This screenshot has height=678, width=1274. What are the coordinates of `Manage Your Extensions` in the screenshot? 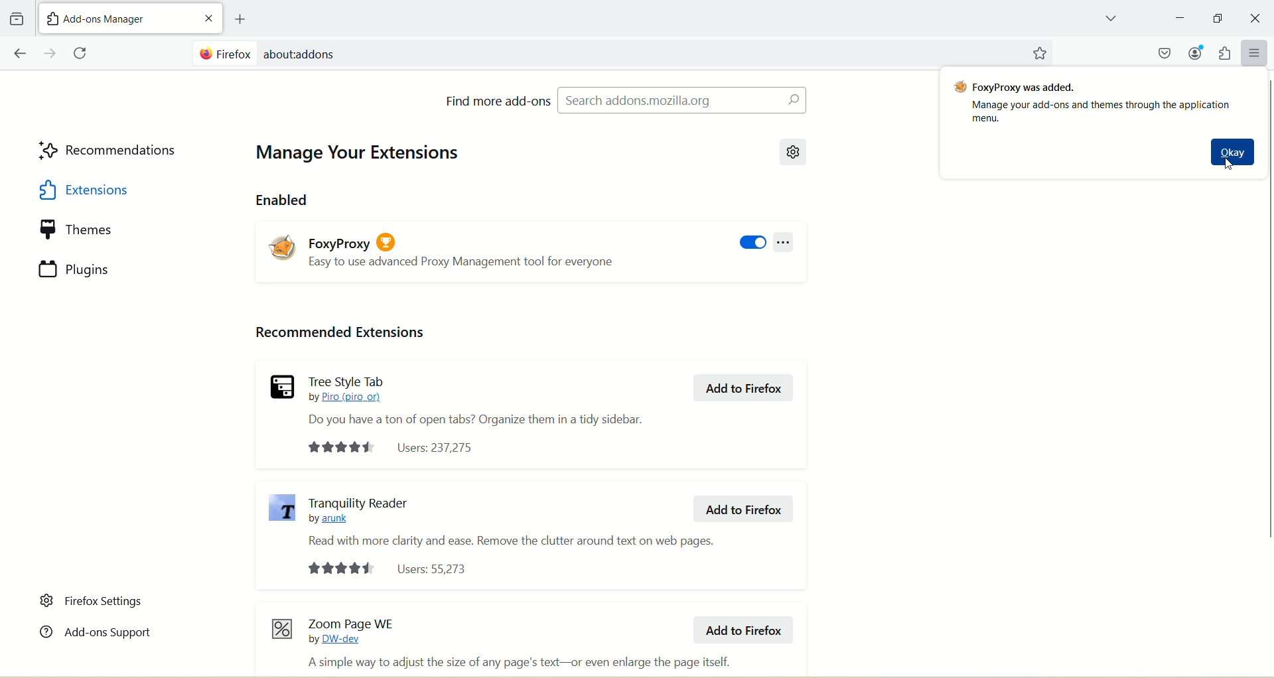 It's located at (364, 155).